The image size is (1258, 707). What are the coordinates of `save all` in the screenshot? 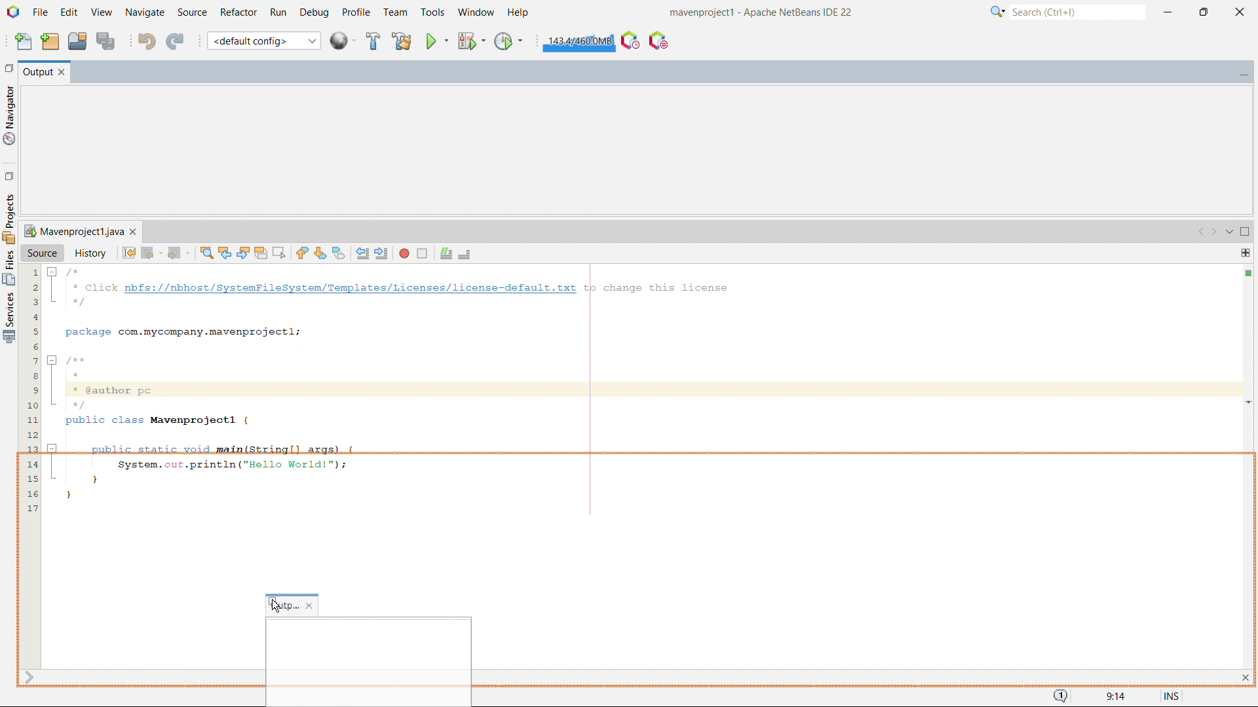 It's located at (105, 40).